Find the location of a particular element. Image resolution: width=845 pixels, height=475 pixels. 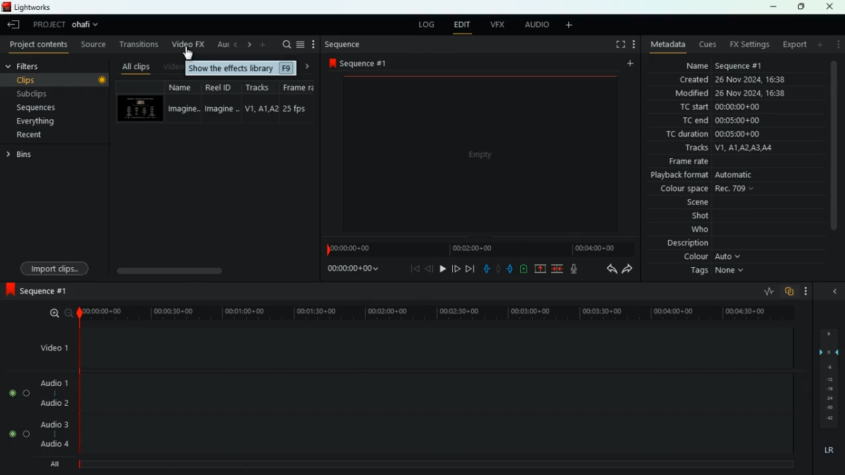

sequence is located at coordinates (50, 291).